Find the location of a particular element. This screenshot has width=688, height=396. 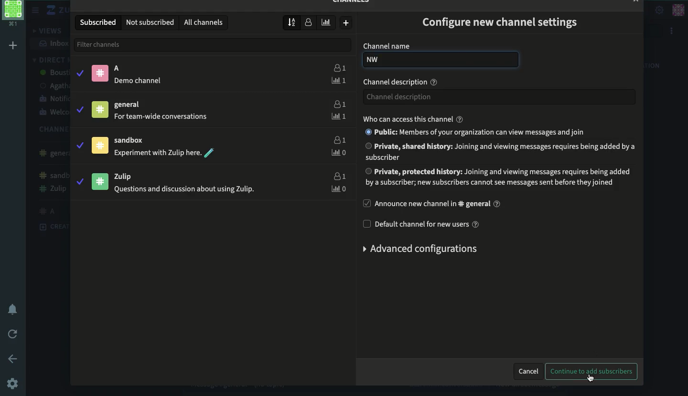

number of subscribers is located at coordinates (308, 22).